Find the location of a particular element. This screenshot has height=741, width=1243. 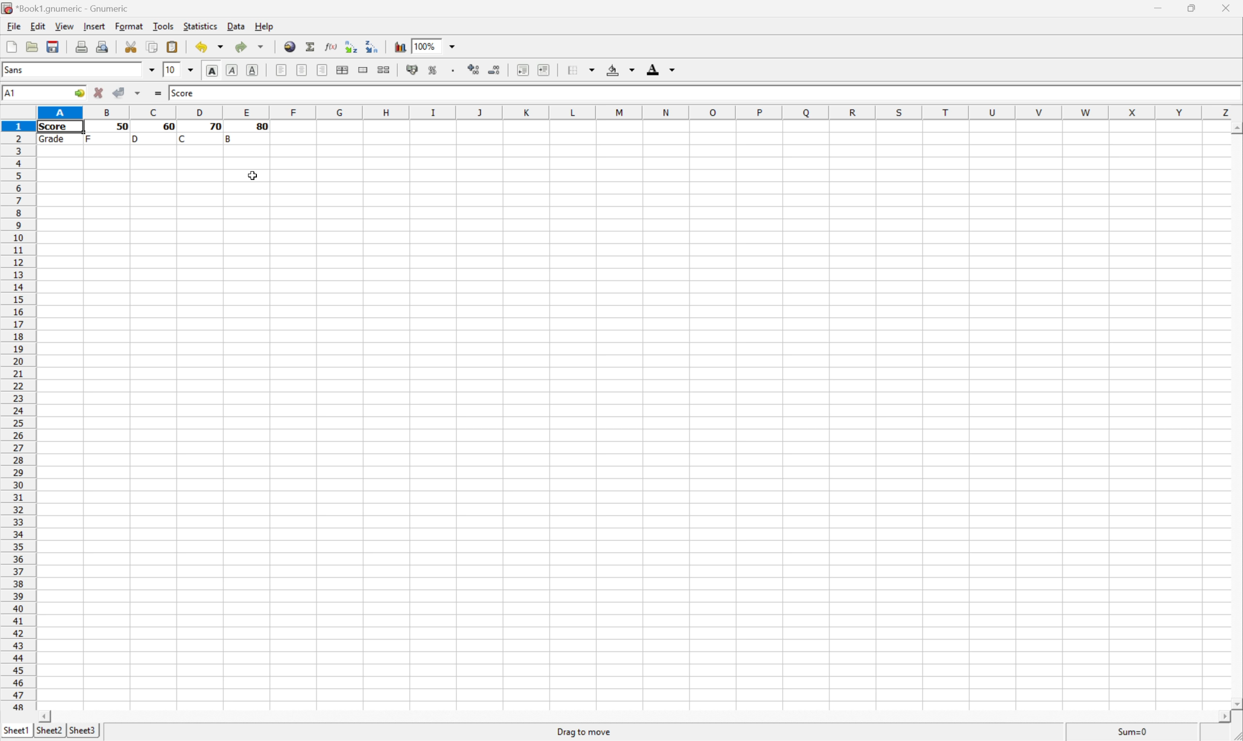

Print current file is located at coordinates (79, 47).